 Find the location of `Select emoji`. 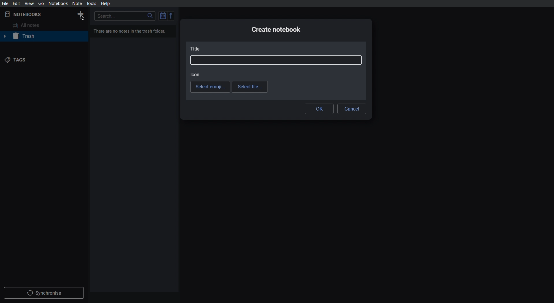

Select emoji is located at coordinates (210, 87).